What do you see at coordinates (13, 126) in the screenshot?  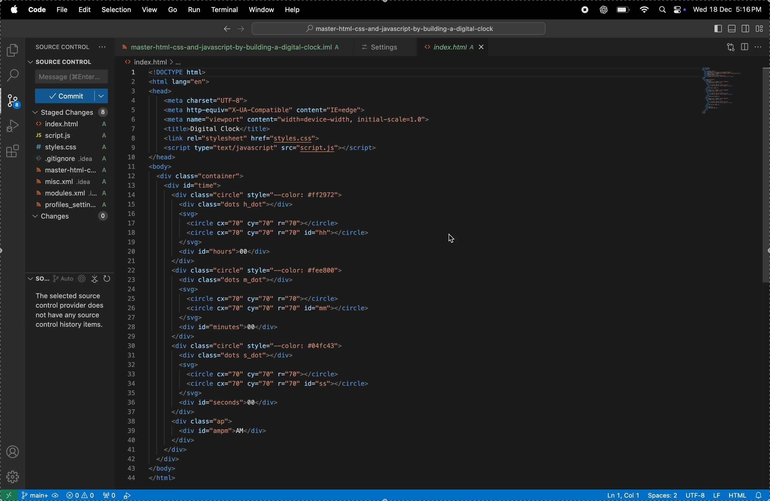 I see `run and debug` at bounding box center [13, 126].